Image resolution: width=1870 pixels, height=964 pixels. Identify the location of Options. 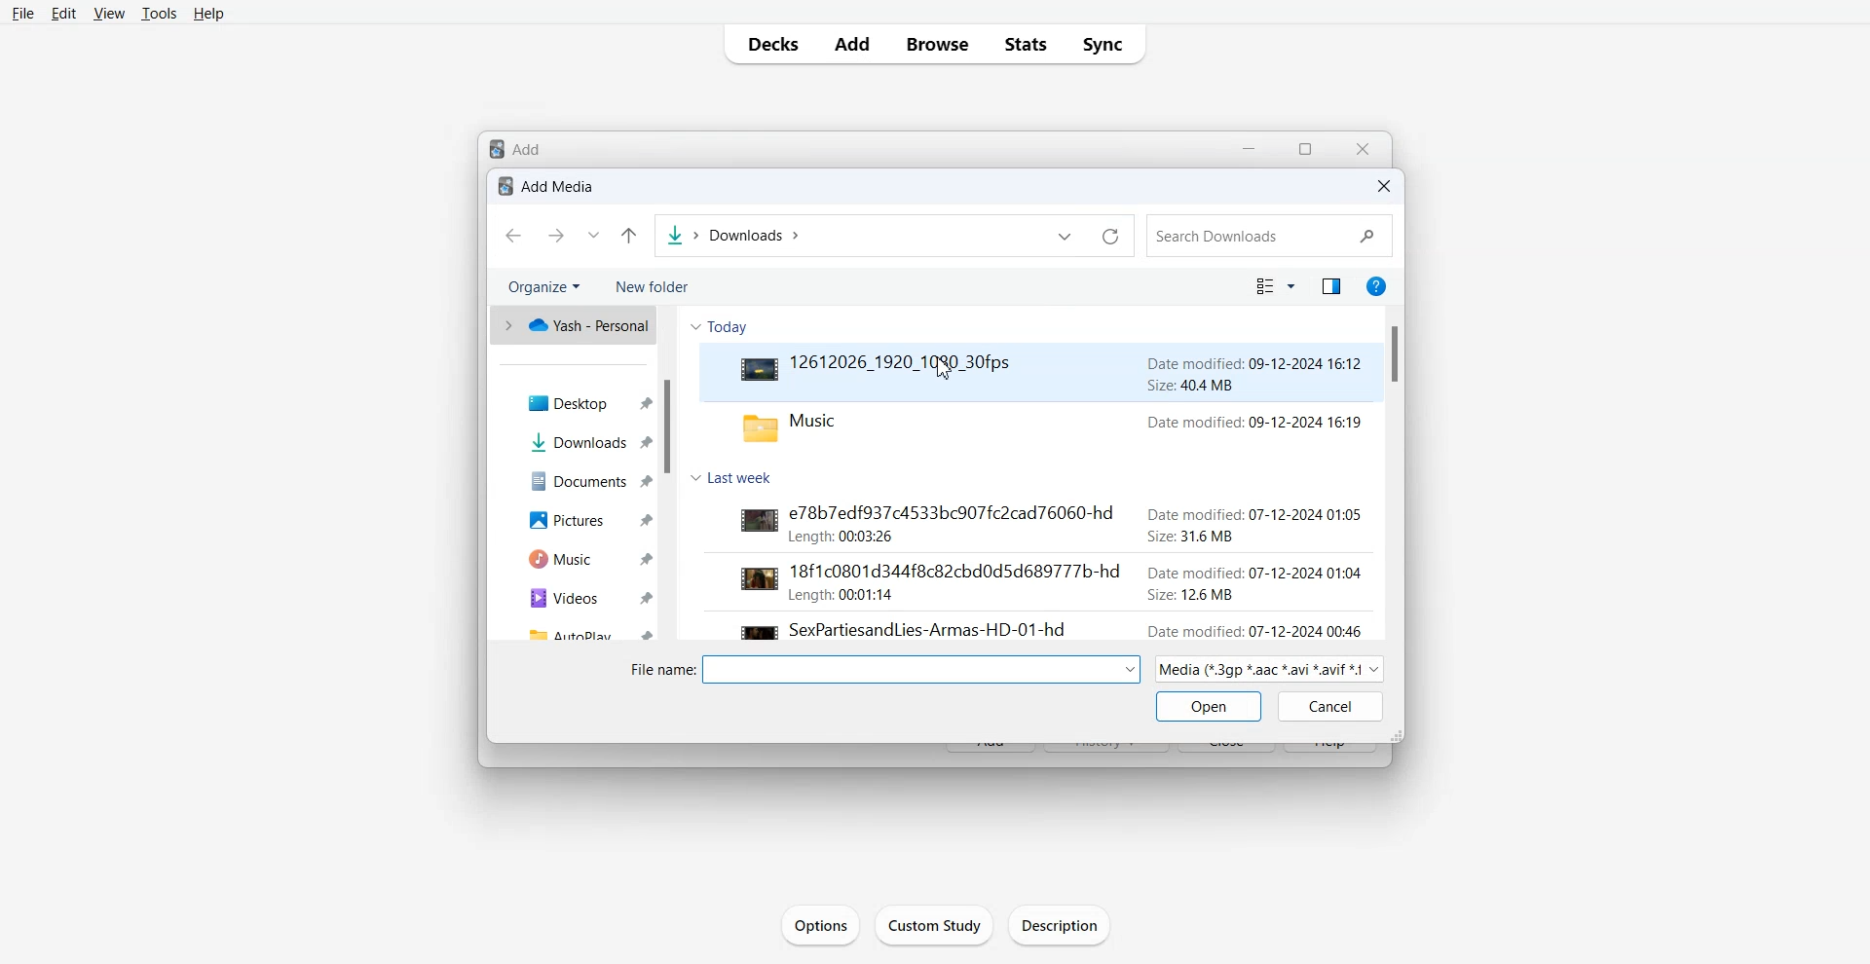
(820, 923).